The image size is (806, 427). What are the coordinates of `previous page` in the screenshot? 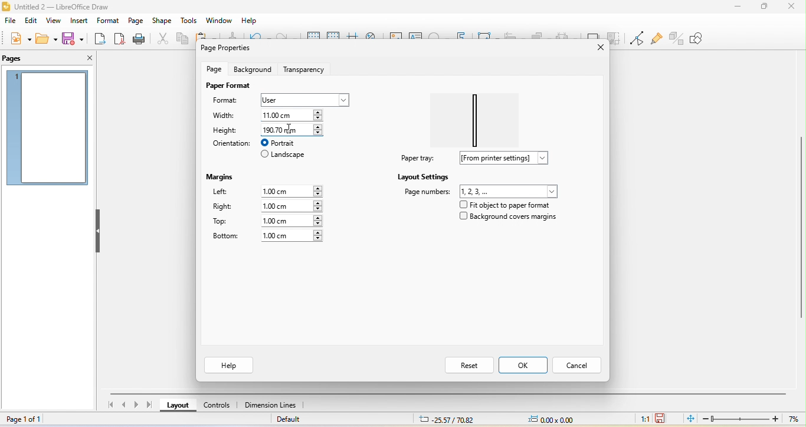 It's located at (124, 406).